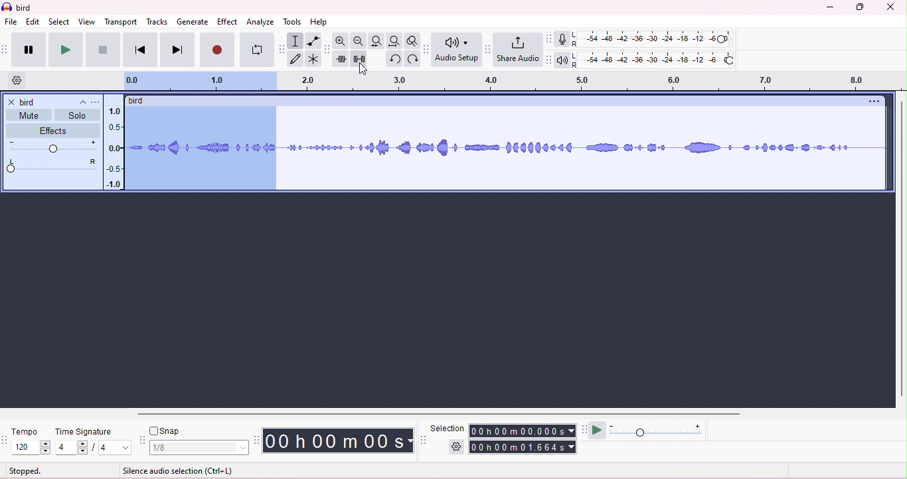  Describe the element at coordinates (342, 40) in the screenshot. I see `zoom in` at that location.